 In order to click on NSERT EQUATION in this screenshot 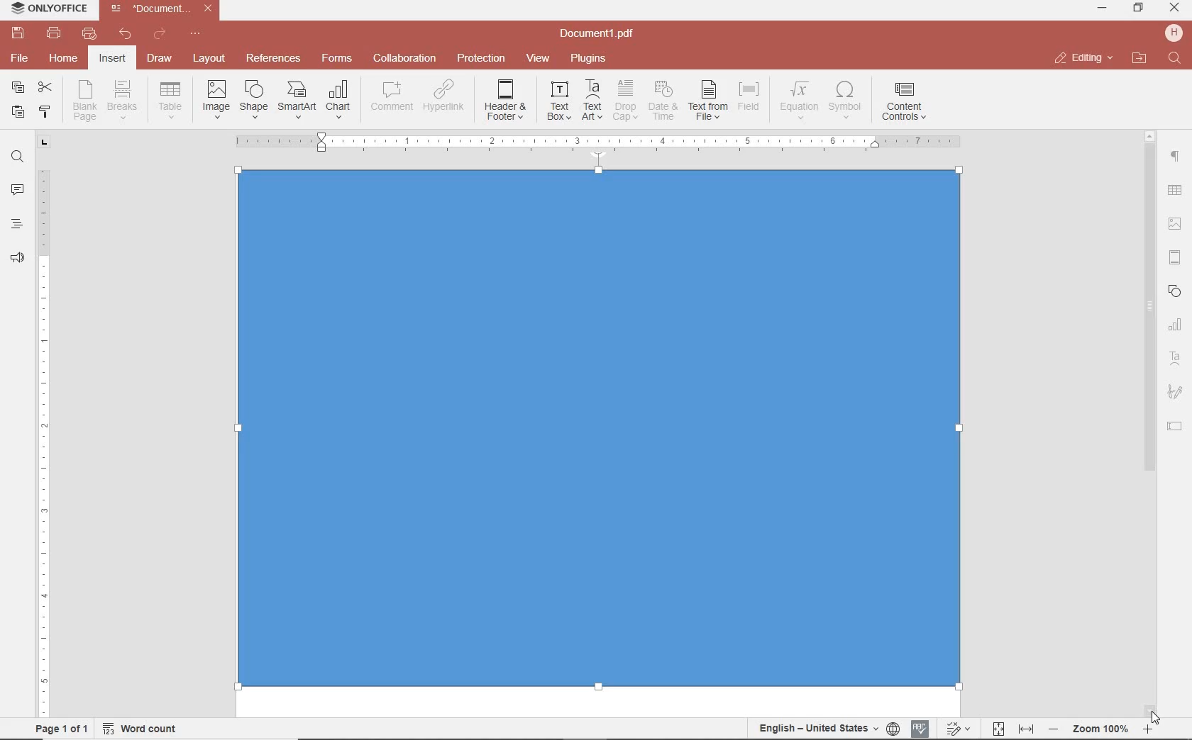, I will do `click(798, 99)`.